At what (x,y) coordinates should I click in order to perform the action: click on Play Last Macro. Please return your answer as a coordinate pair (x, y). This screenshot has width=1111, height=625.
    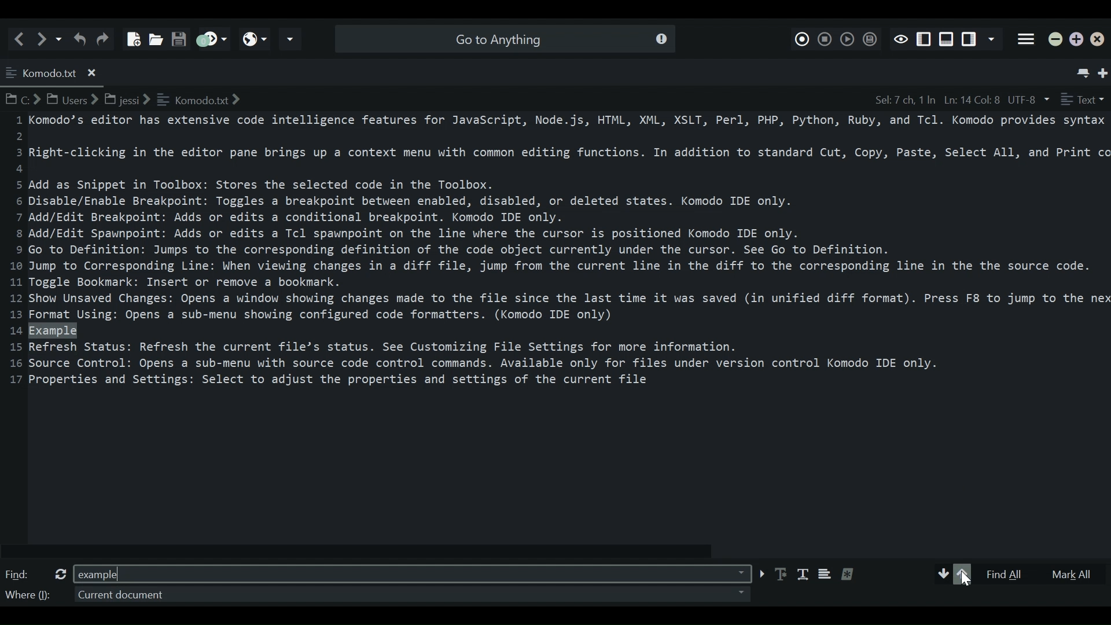
    Looking at the image, I should click on (847, 38).